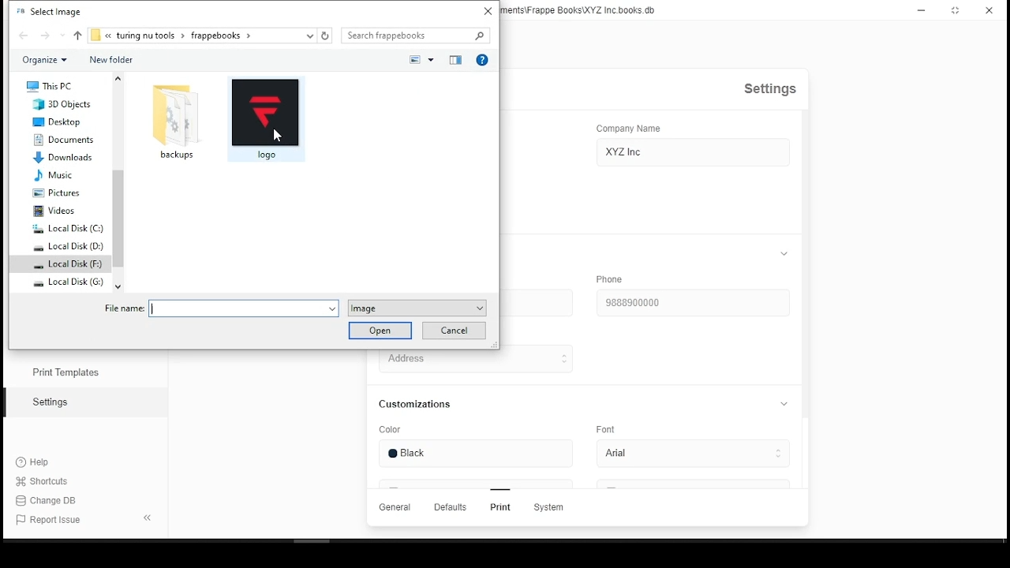 This screenshot has width=1010, height=568. Describe the element at coordinates (266, 120) in the screenshot. I see `logo` at that location.